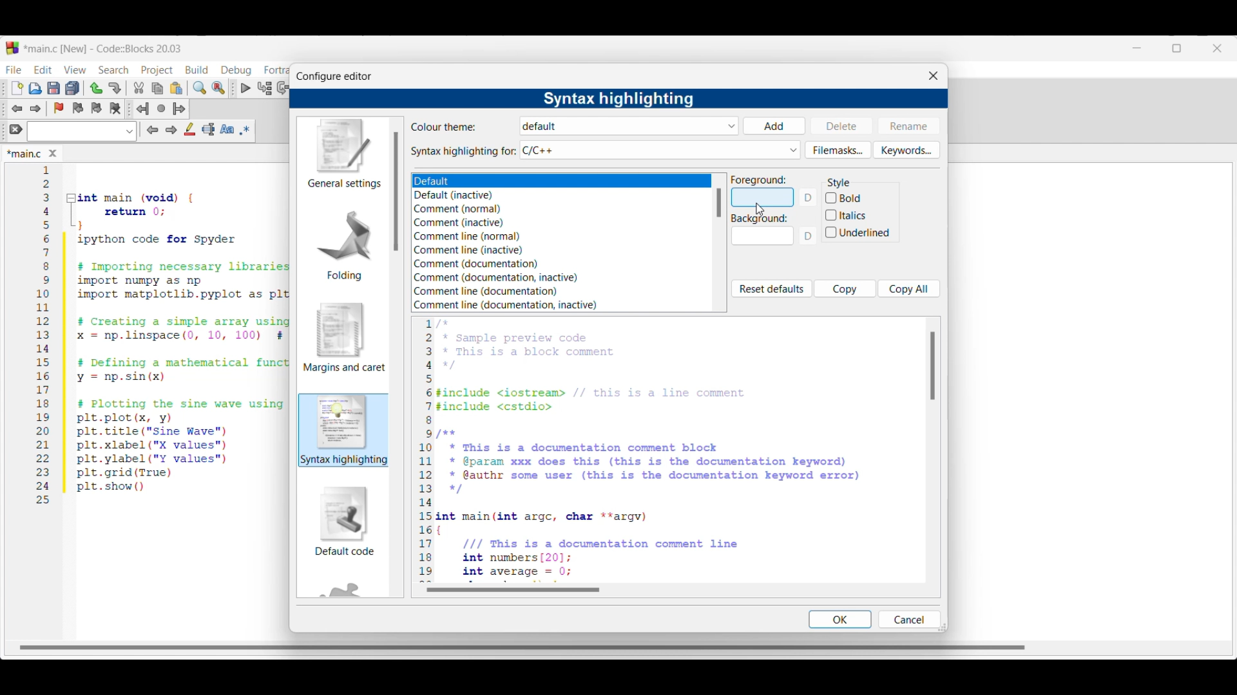 This screenshot has height=695, width=1237. Describe the element at coordinates (276, 70) in the screenshot. I see `Fortran menu ` at that location.